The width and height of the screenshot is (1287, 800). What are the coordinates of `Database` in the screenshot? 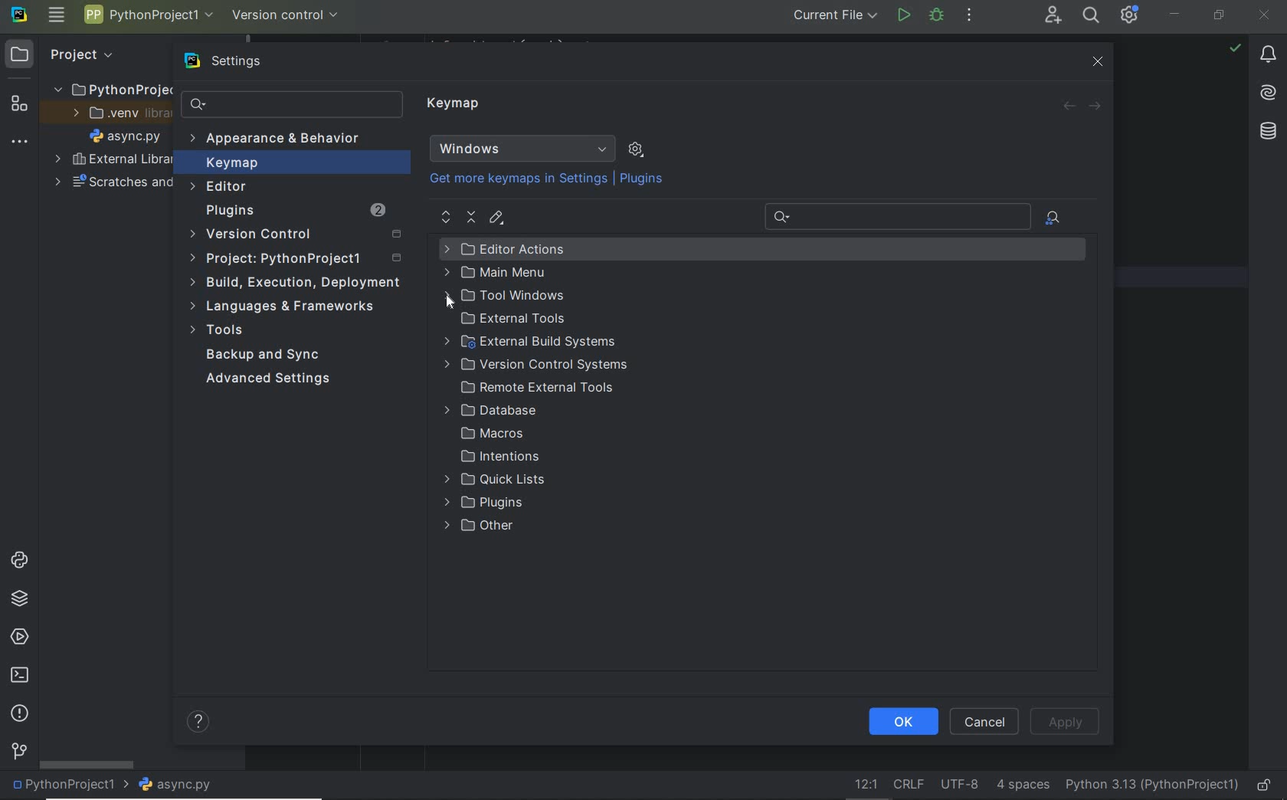 It's located at (489, 411).